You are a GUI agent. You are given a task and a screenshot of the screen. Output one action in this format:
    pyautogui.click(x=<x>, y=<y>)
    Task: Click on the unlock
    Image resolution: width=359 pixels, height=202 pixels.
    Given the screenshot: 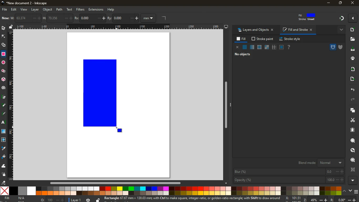 What is the action you would take?
    pyautogui.click(x=98, y=200)
    